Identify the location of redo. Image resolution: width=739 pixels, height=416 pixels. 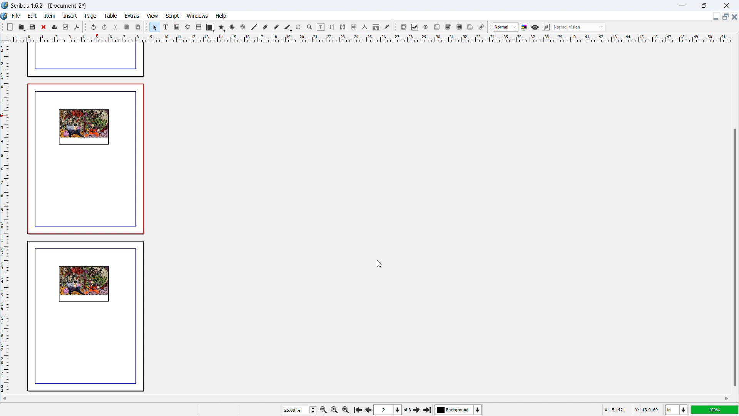
(105, 27).